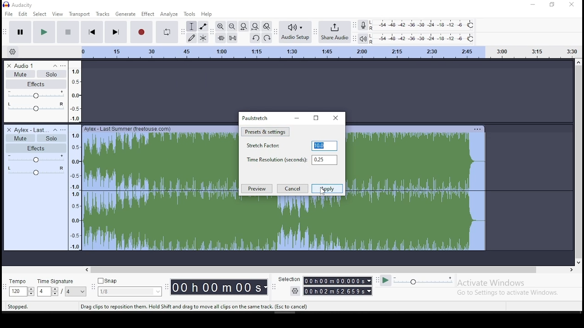 The height and width of the screenshot is (328, 584). I want to click on icon, so click(20, 4).